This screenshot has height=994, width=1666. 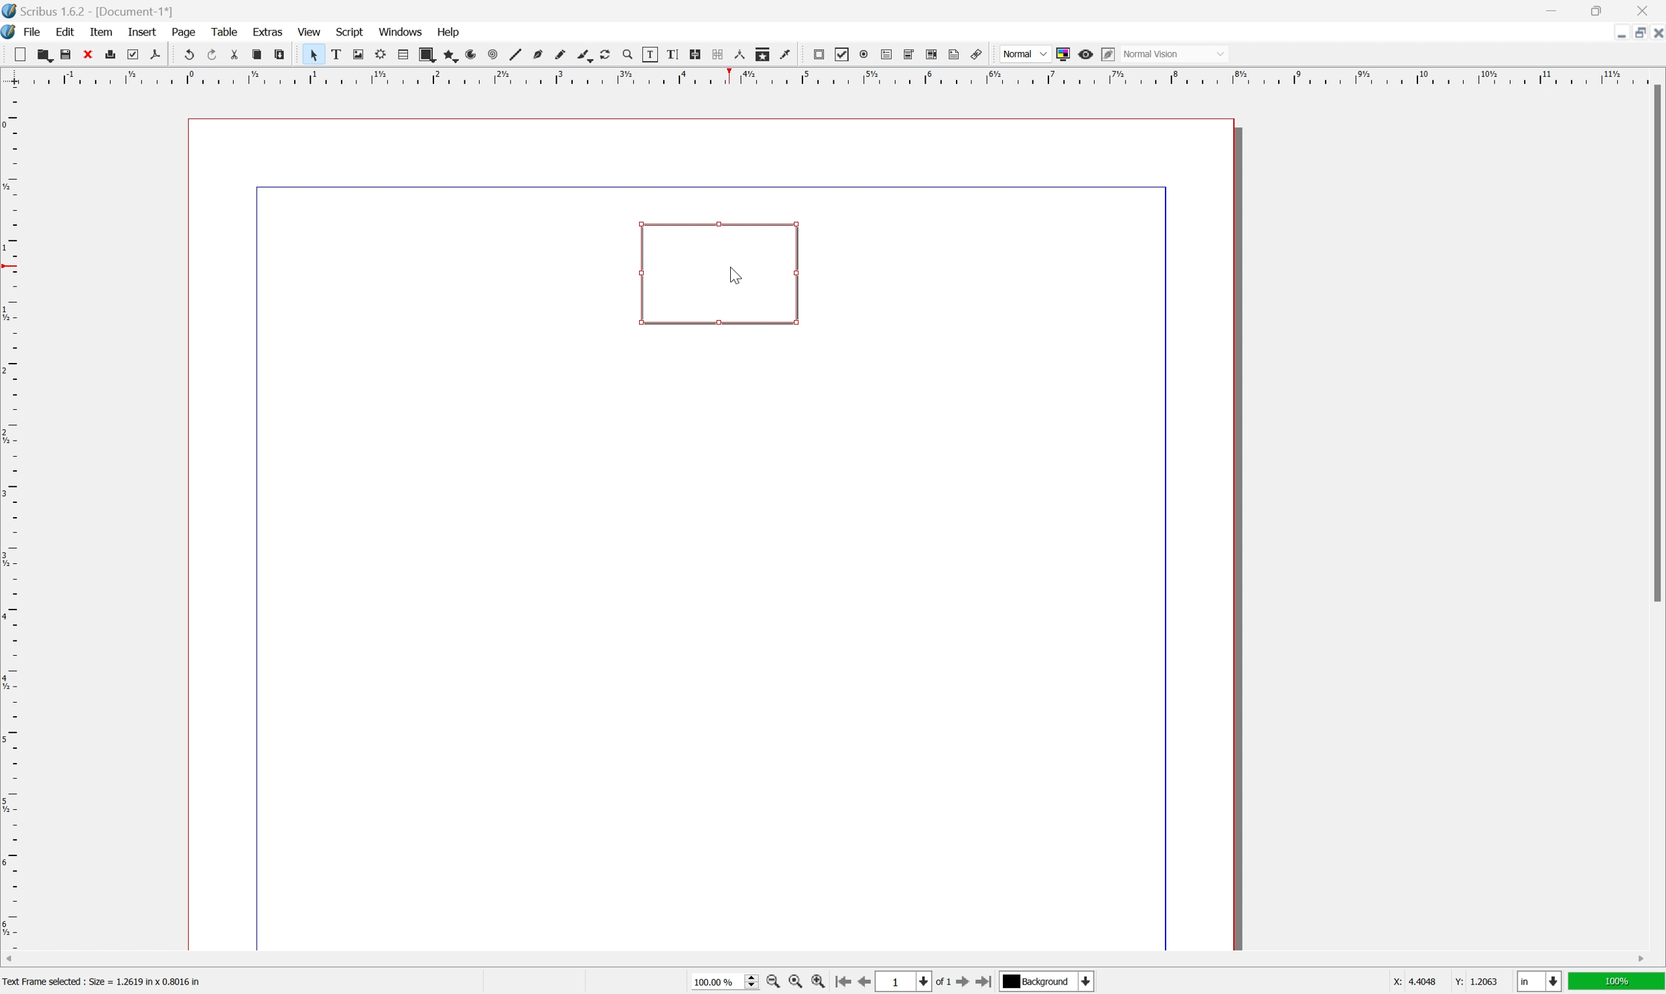 What do you see at coordinates (673, 54) in the screenshot?
I see `edit text with story editor` at bounding box center [673, 54].